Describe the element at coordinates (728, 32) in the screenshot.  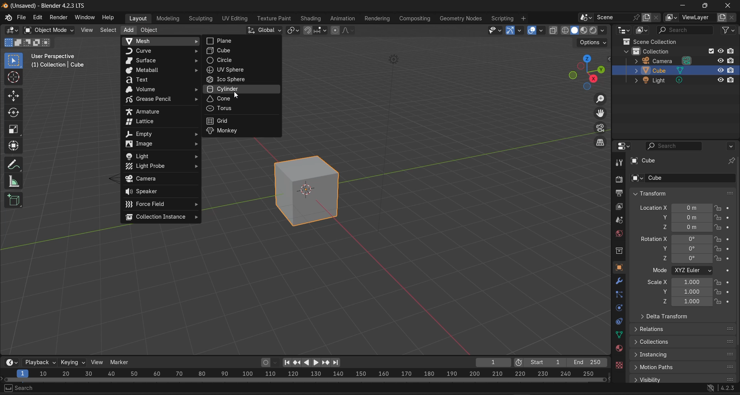
I see `filter` at that location.